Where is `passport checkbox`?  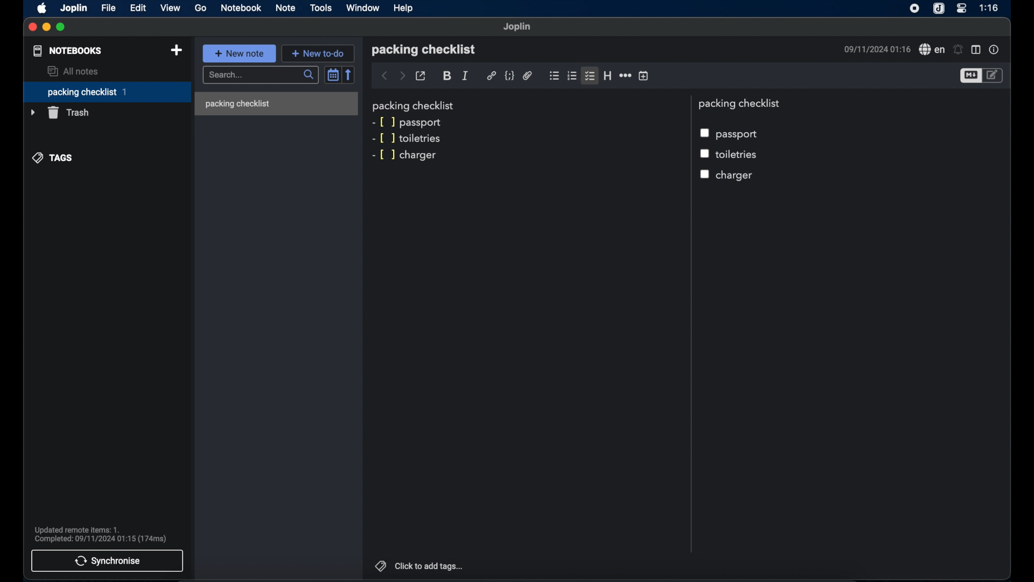 passport checkbox is located at coordinates (731, 135).